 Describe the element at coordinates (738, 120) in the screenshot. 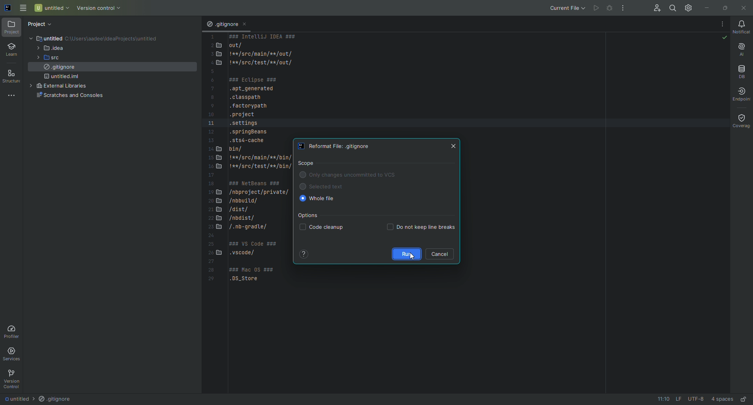

I see `Coverage` at that location.